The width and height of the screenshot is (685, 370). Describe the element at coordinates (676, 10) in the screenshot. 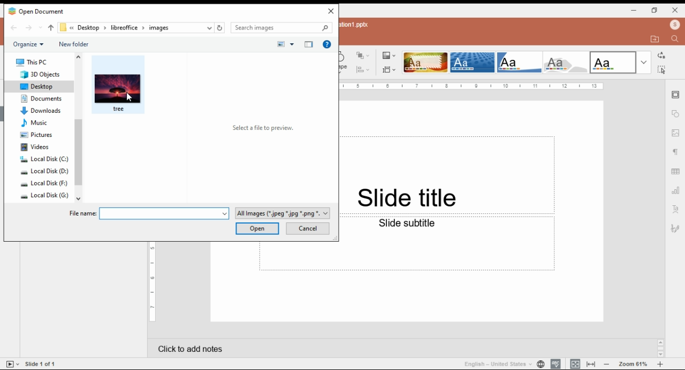

I see `close window` at that location.